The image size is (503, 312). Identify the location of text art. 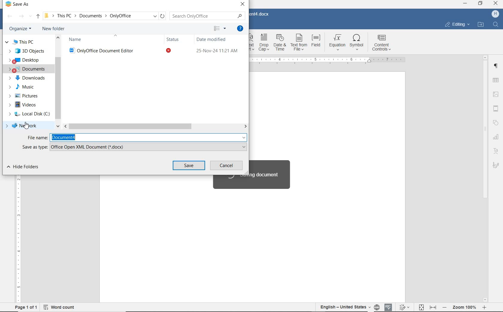
(496, 151).